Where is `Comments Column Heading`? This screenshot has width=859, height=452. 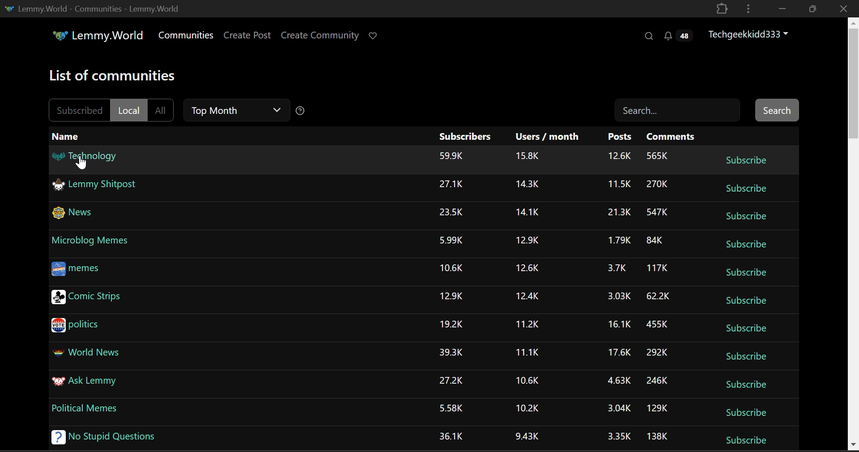 Comments Column Heading is located at coordinates (670, 136).